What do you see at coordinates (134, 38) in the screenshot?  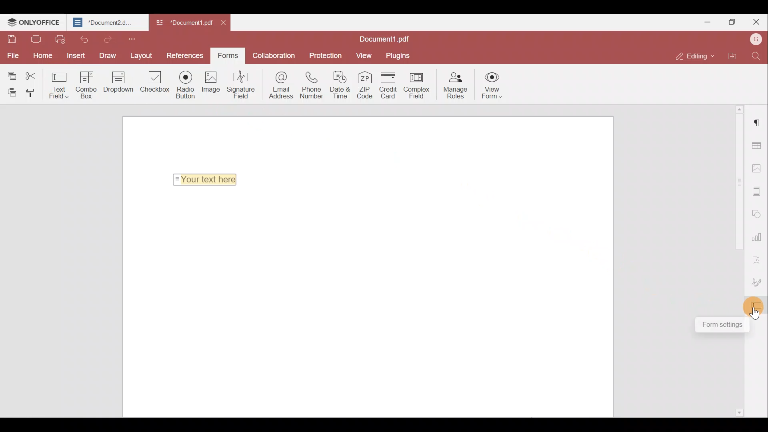 I see `Customize quick access toolbar` at bounding box center [134, 38].